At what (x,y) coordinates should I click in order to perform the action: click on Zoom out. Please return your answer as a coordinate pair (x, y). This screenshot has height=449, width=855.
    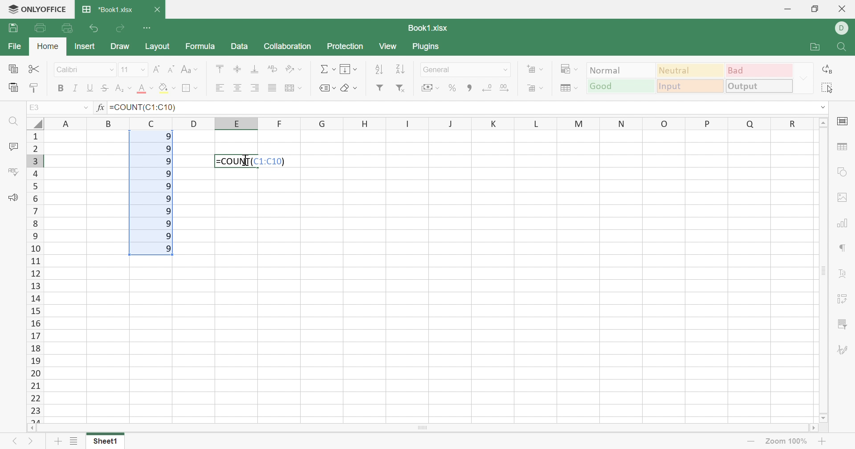
    Looking at the image, I should click on (752, 441).